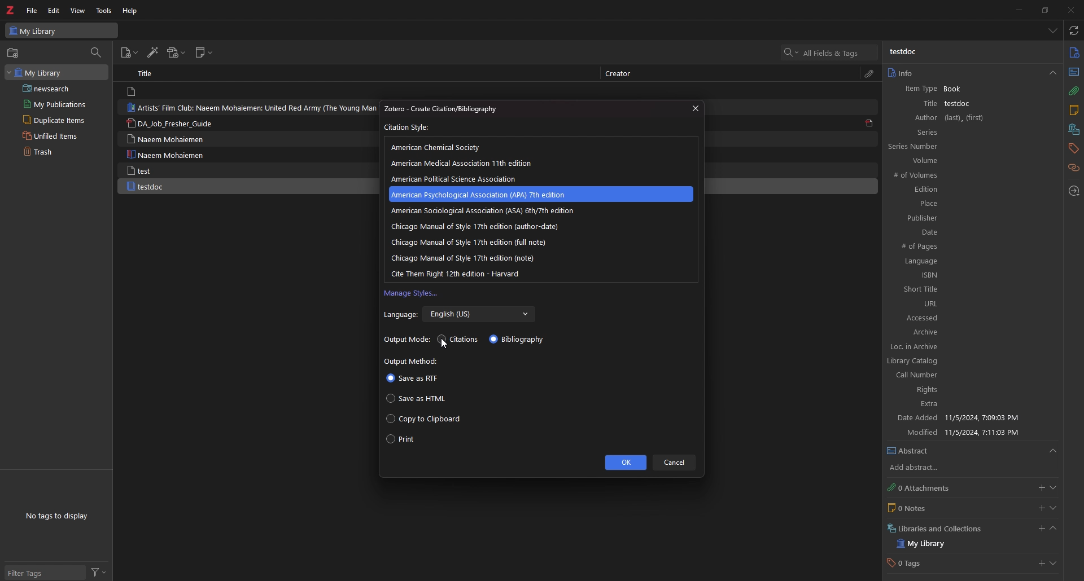 The width and height of the screenshot is (1084, 581). What do you see at coordinates (624, 463) in the screenshot?
I see `ok` at bounding box center [624, 463].